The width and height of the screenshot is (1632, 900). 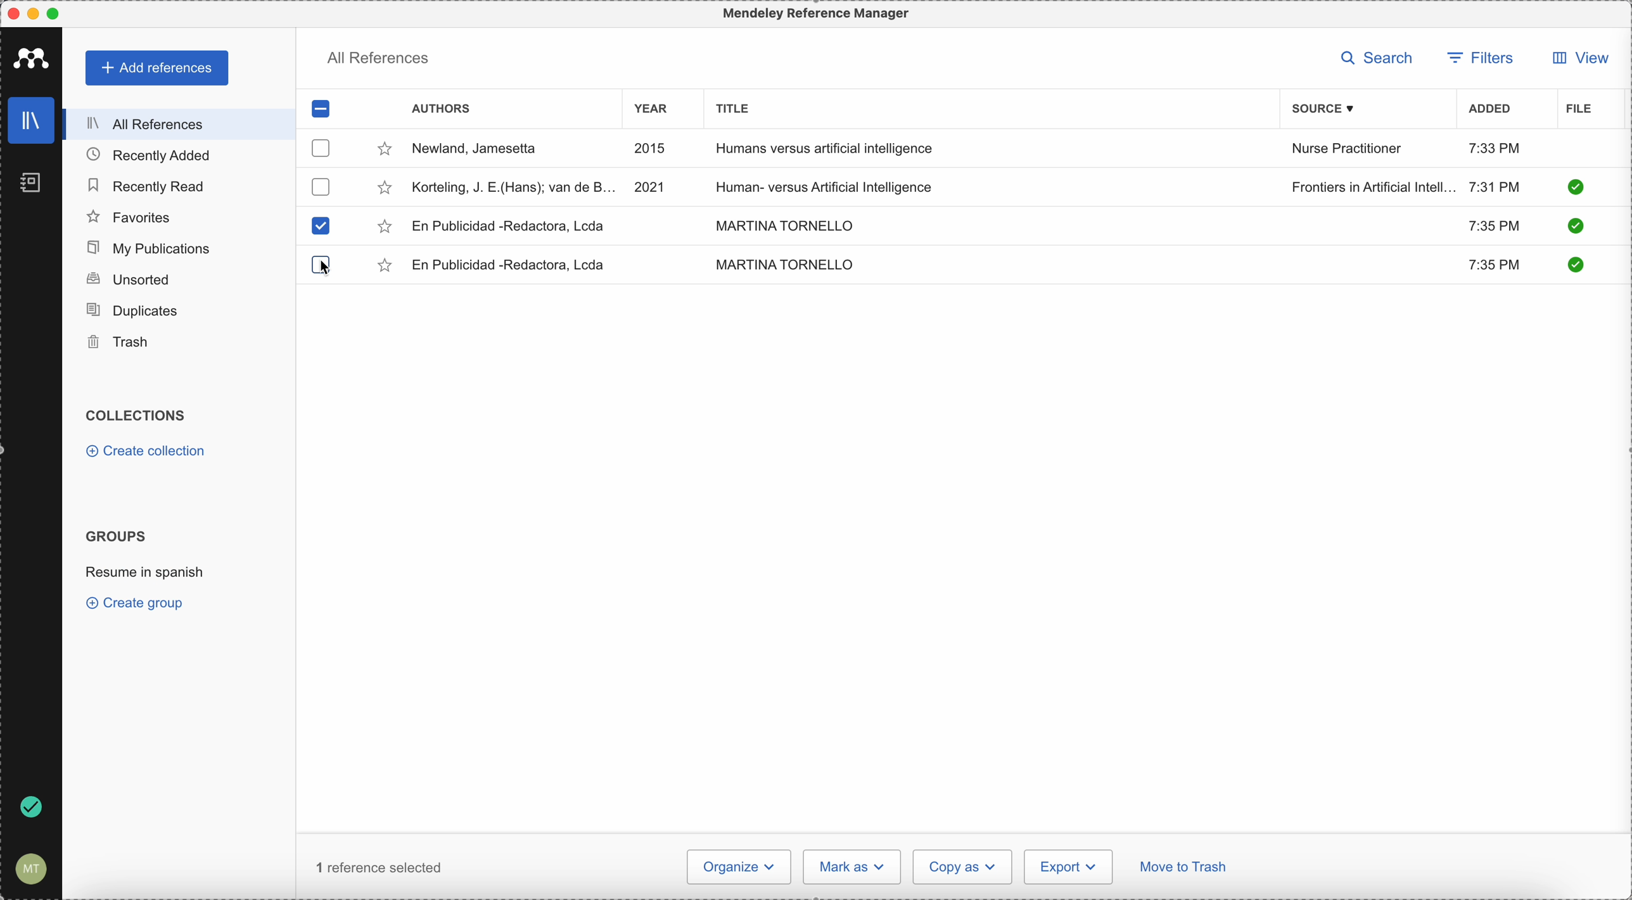 I want to click on Korteling, J.E.(Hans), so click(x=514, y=187).